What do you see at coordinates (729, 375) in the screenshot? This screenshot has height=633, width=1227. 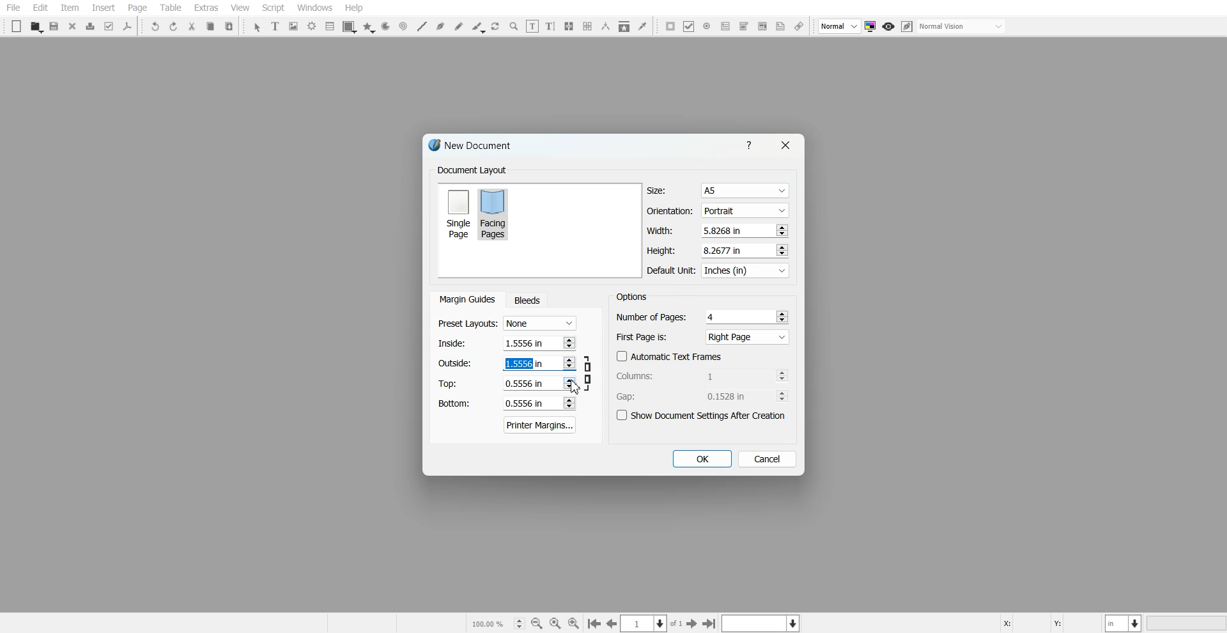 I see `1` at bounding box center [729, 375].